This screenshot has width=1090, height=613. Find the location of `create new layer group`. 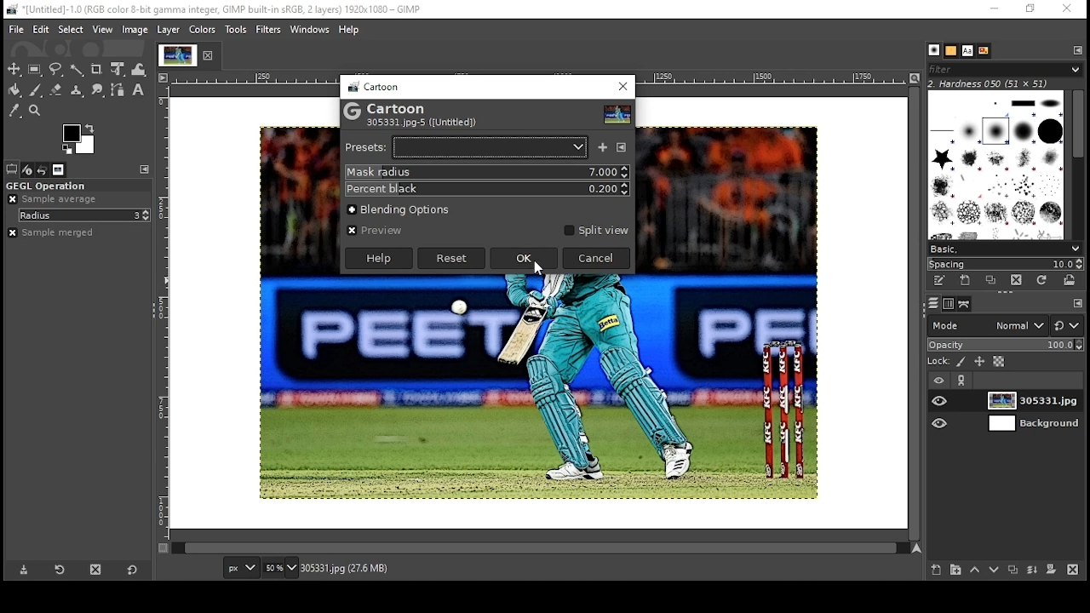

create new layer group is located at coordinates (955, 570).